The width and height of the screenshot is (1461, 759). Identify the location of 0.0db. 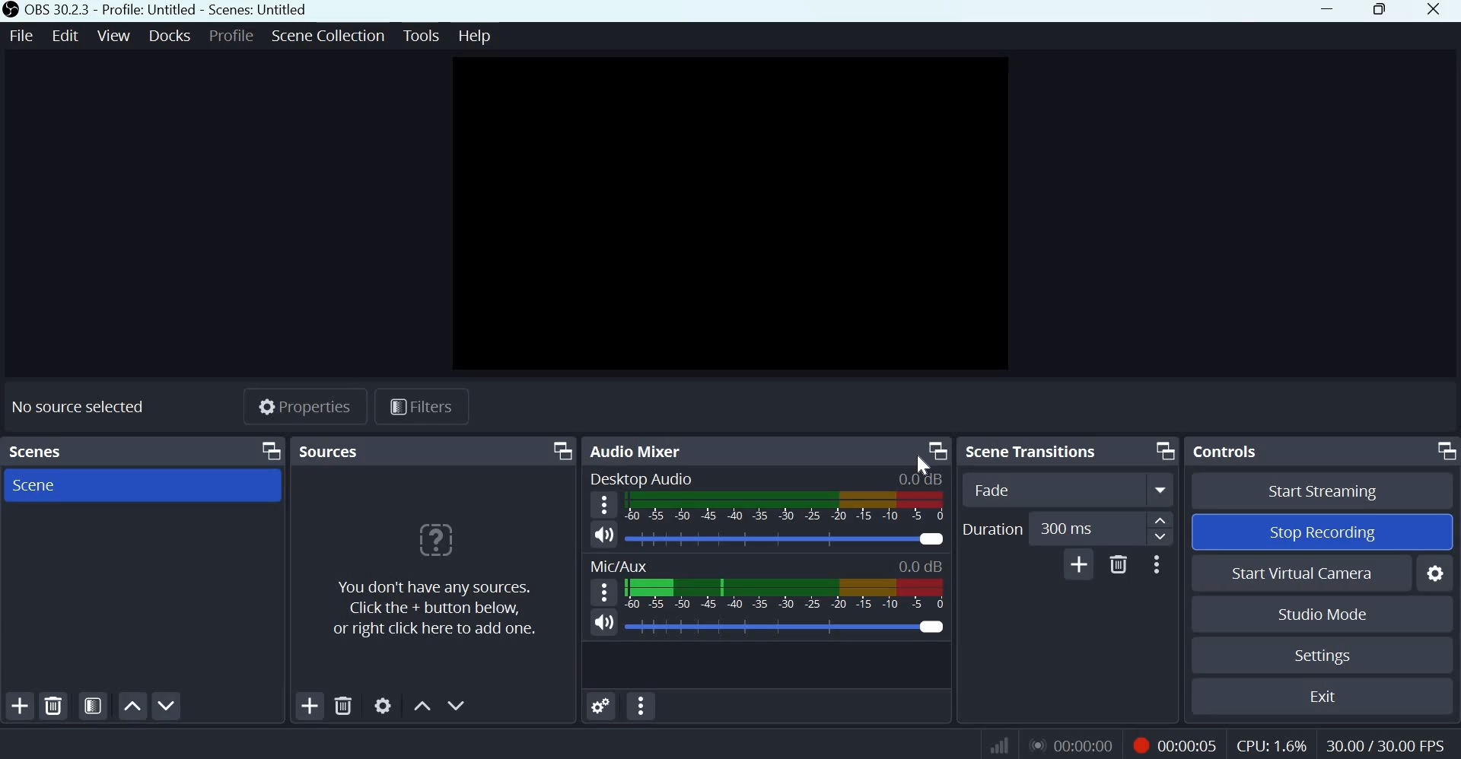
(921, 478).